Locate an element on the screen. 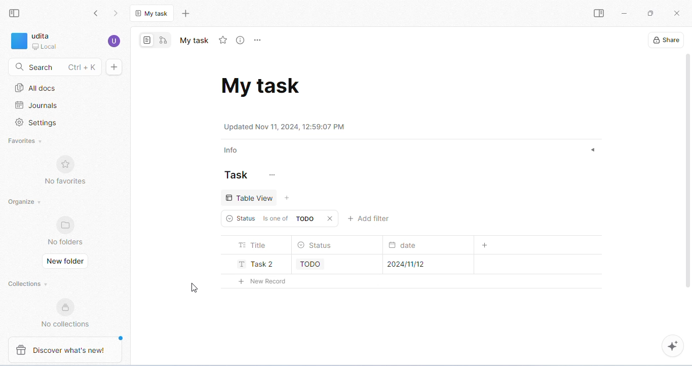  workspace is located at coordinates (34, 42).